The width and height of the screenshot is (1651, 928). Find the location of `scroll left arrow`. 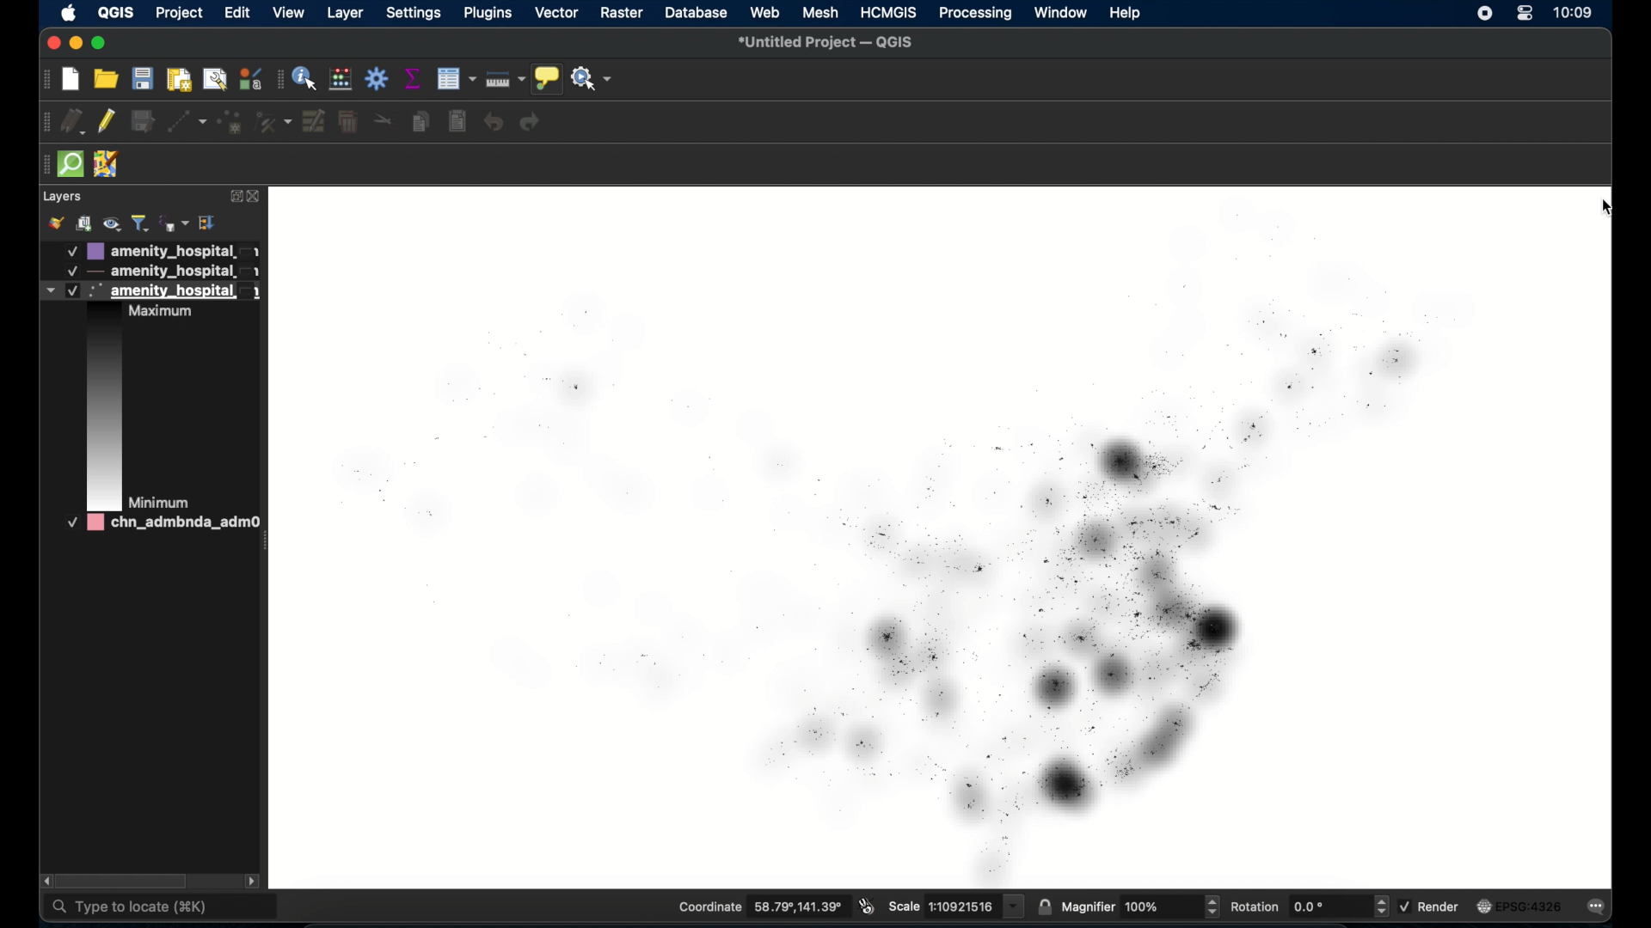

scroll left arrow is located at coordinates (41, 879).